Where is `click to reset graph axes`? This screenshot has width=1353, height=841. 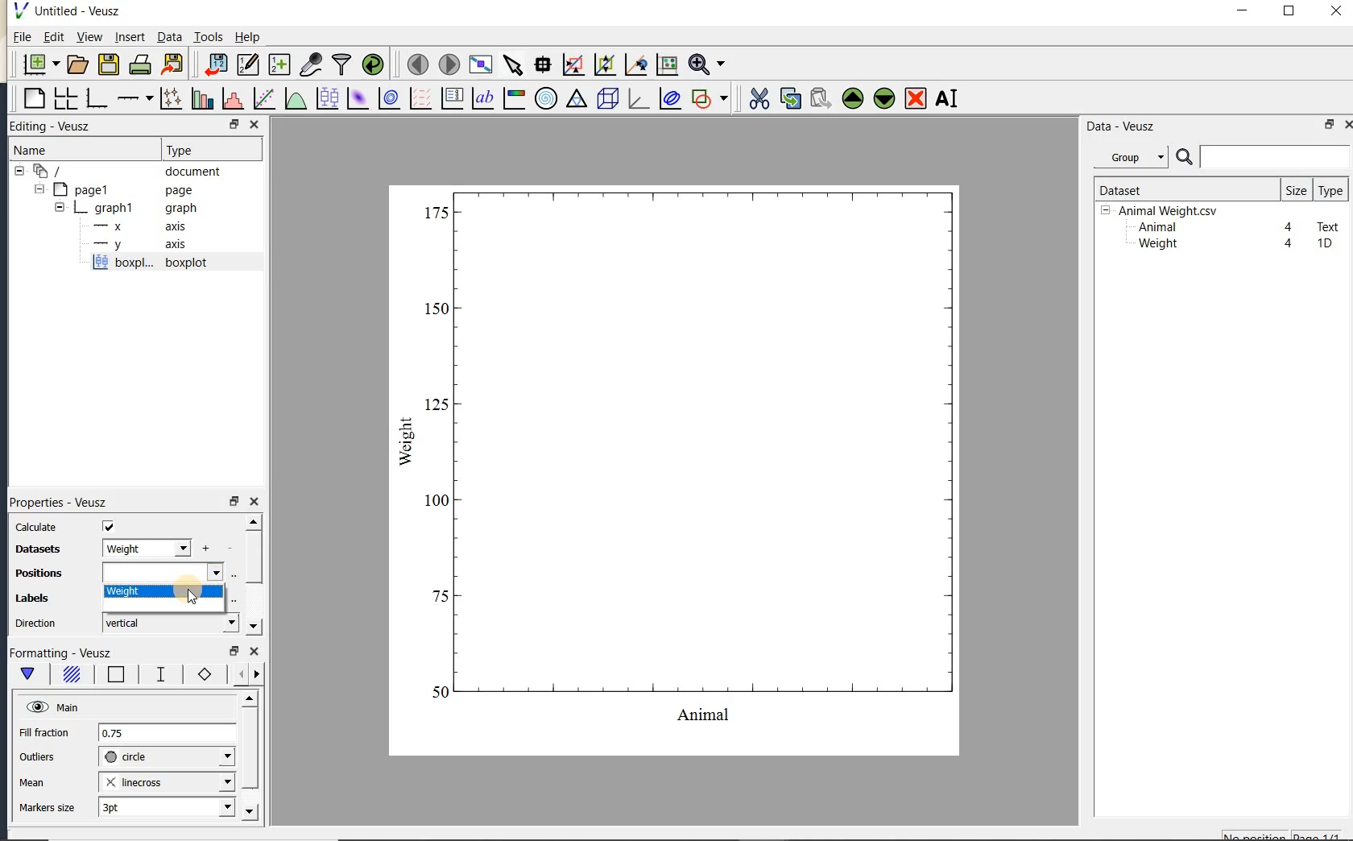
click to reset graph axes is located at coordinates (667, 65).